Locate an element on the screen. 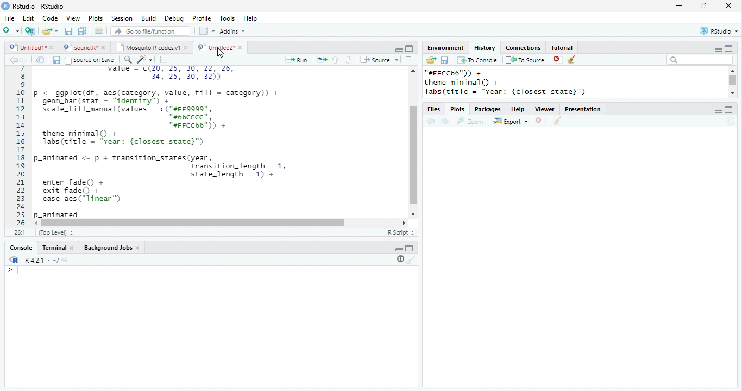 This screenshot has height=391, width=742. pause is located at coordinates (399, 260).